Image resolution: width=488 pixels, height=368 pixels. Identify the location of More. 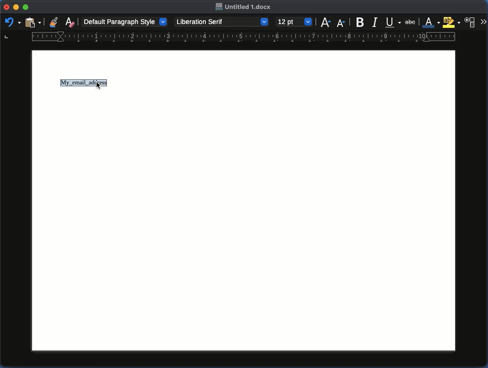
(483, 21).